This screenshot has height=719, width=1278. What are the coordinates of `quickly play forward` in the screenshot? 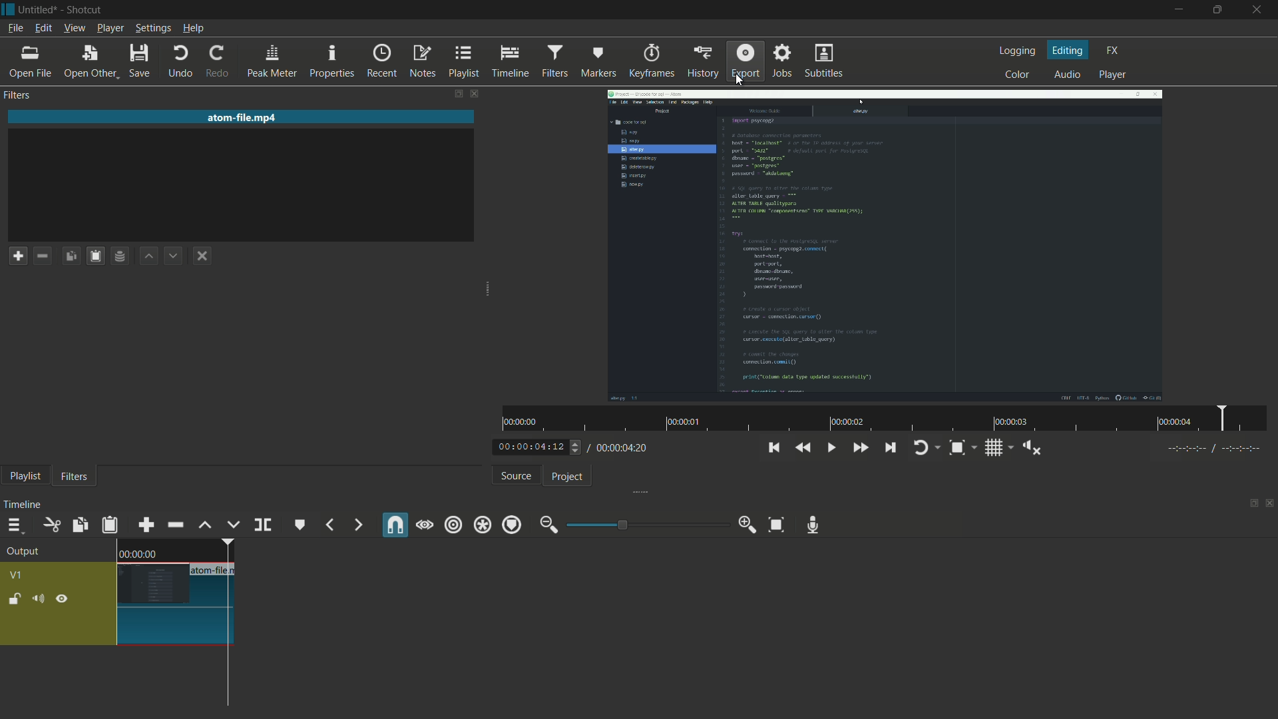 It's located at (861, 449).